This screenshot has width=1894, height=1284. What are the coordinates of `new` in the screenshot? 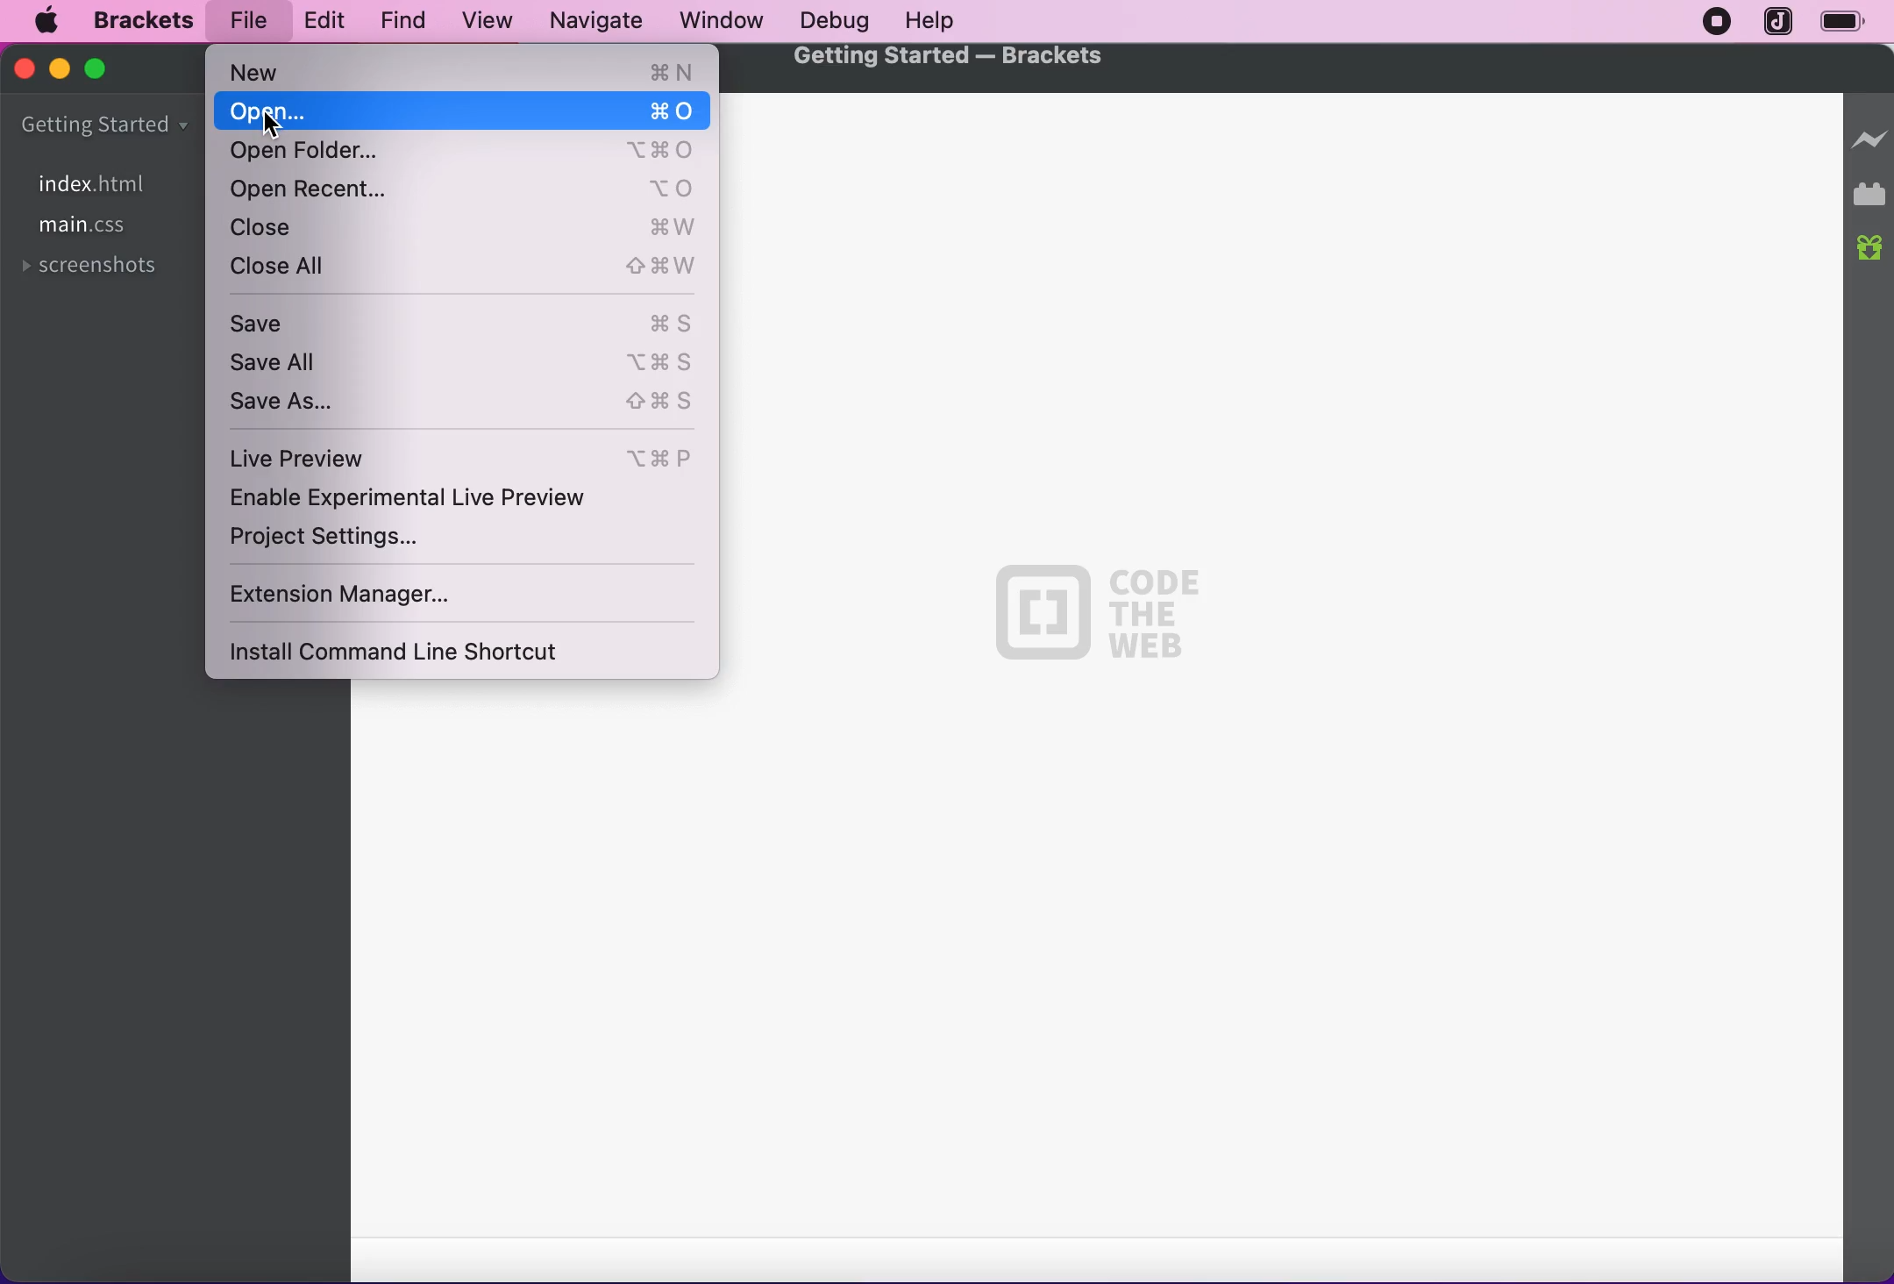 It's located at (469, 72).